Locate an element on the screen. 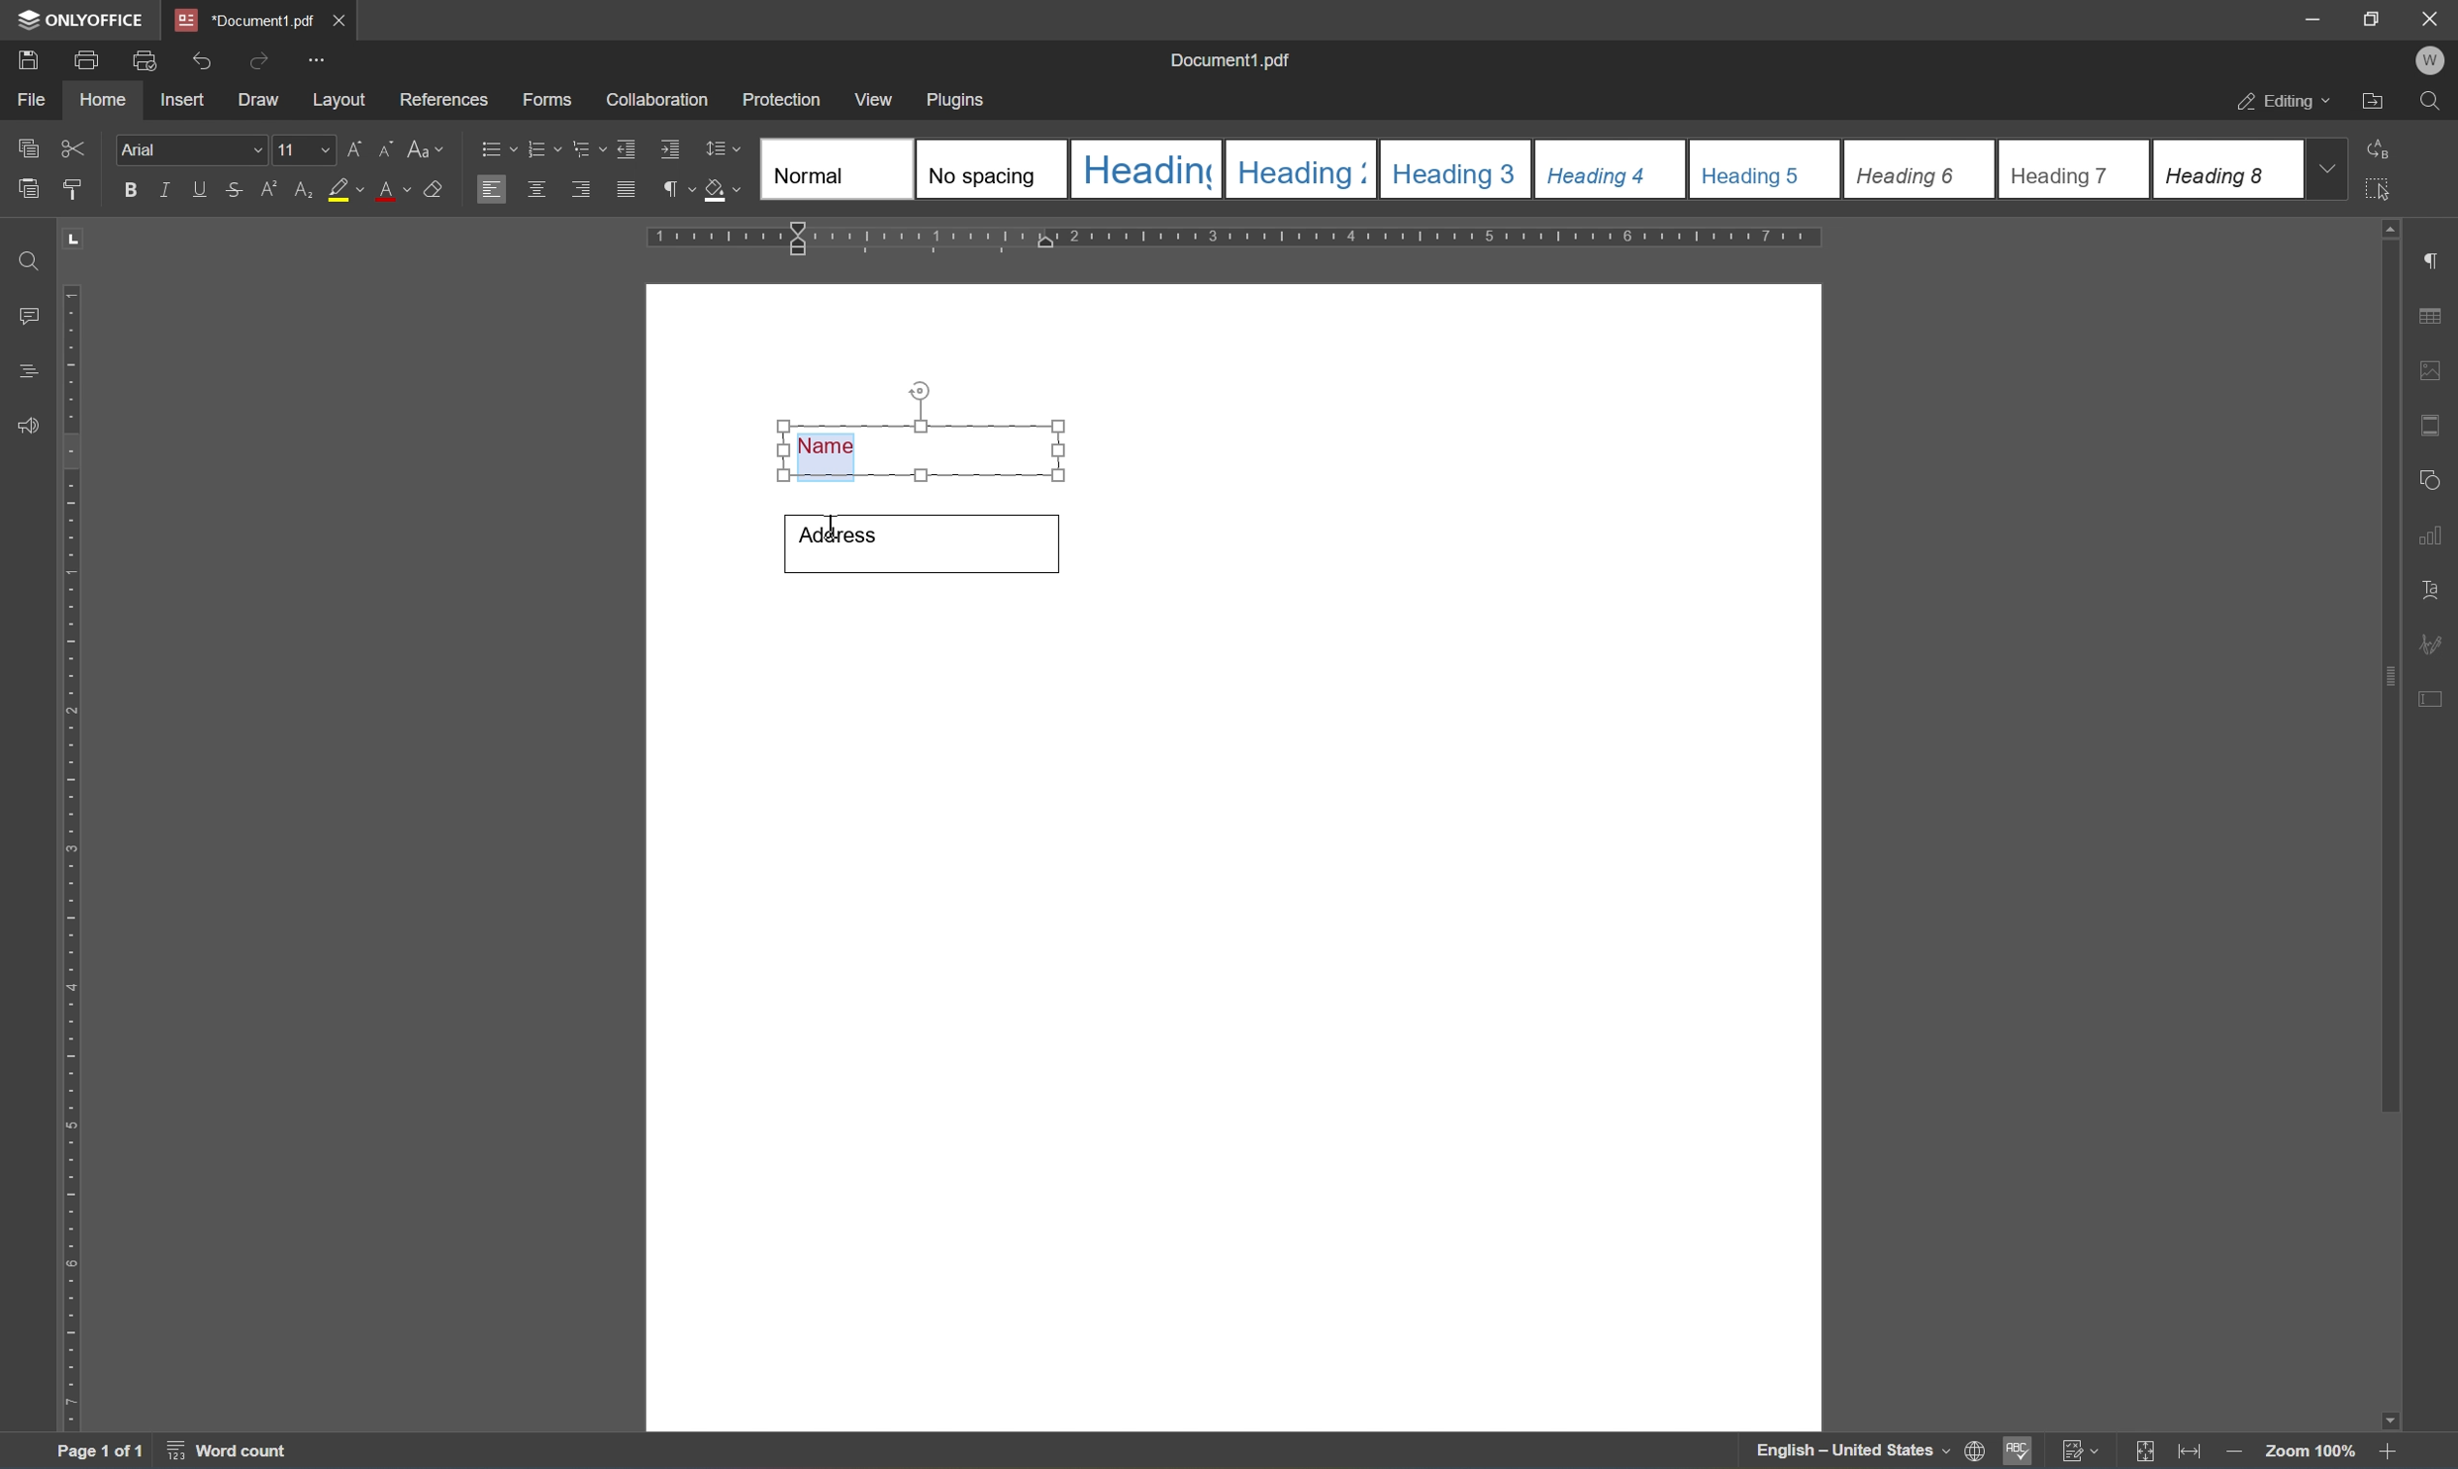 The width and height of the screenshot is (2458, 1469). multilevel list is located at coordinates (585, 149).